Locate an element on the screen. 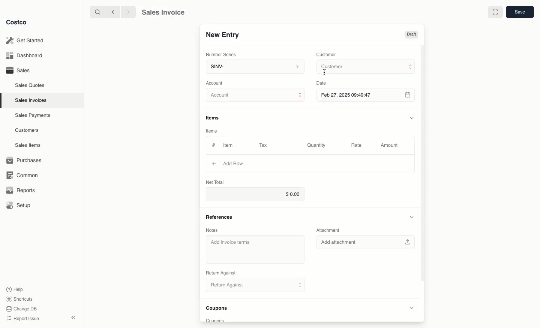  Customer is located at coordinates (367, 67).